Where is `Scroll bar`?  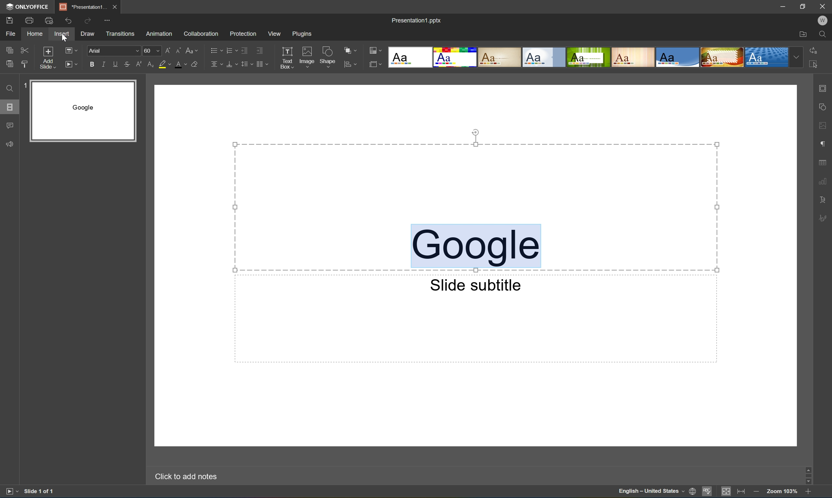
Scroll bar is located at coordinates (809, 475).